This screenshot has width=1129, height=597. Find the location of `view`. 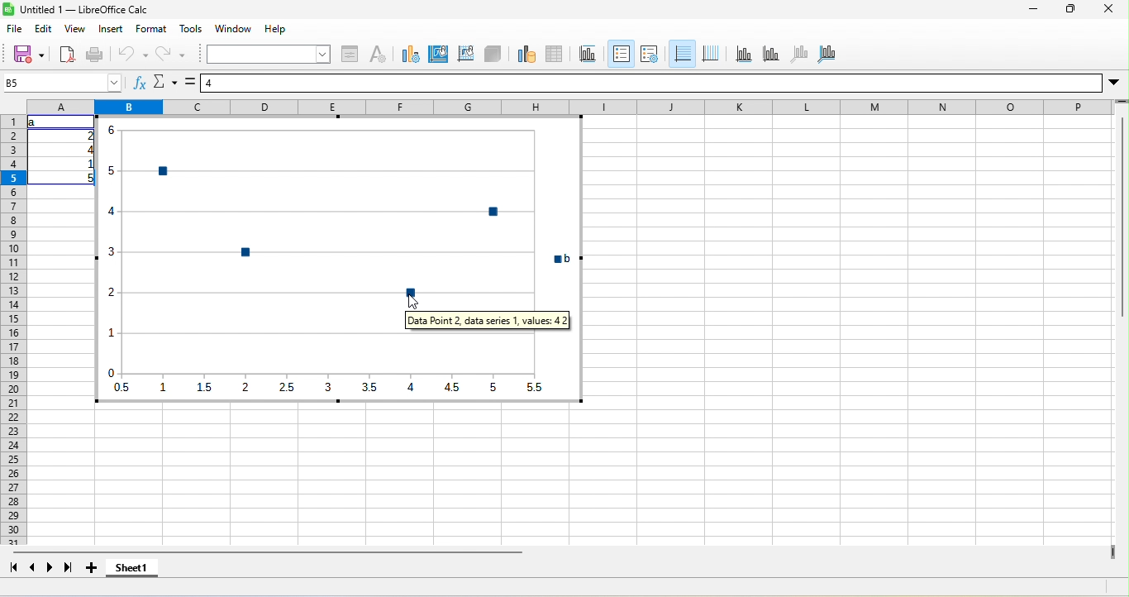

view is located at coordinates (75, 29).